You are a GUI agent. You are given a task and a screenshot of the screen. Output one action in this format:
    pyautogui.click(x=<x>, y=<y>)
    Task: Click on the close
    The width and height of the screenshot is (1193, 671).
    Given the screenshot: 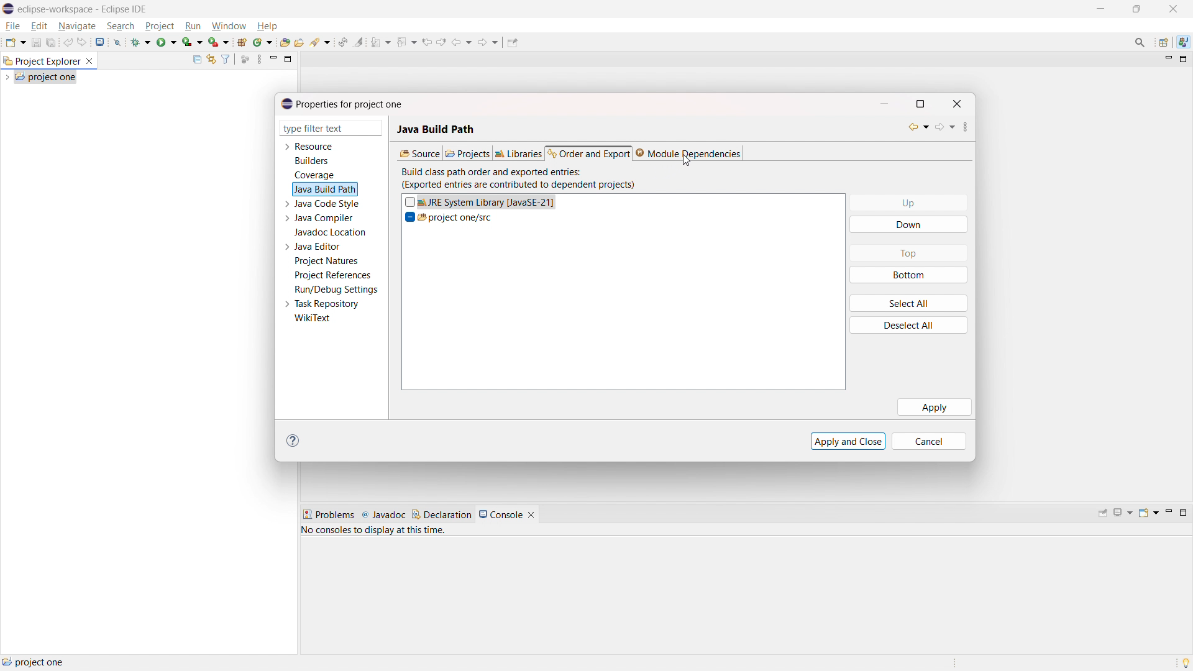 What is the action you would take?
    pyautogui.click(x=1173, y=9)
    